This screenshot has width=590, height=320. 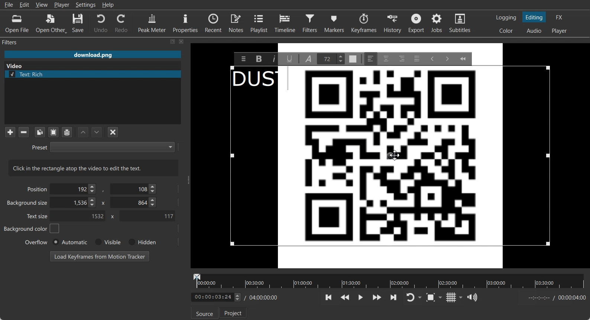 I want to click on Center, so click(x=386, y=58).